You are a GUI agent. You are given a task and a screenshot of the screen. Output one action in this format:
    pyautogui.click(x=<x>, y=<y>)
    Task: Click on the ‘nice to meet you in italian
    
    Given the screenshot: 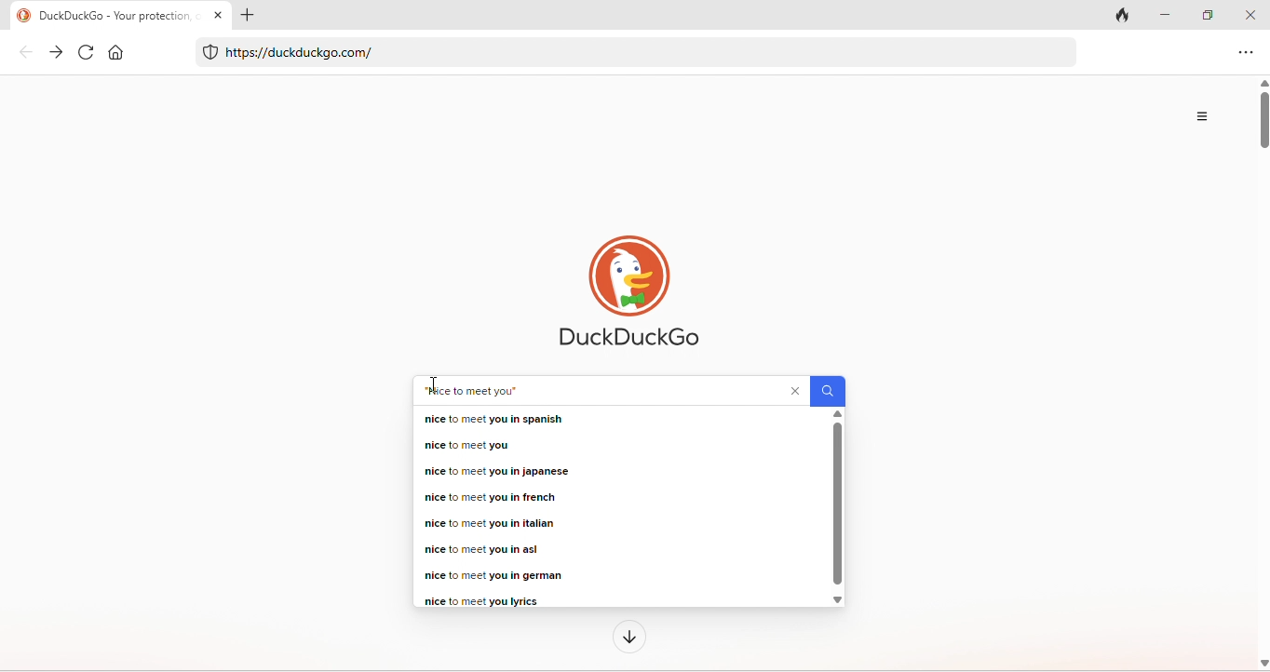 What is the action you would take?
    pyautogui.click(x=488, y=524)
    